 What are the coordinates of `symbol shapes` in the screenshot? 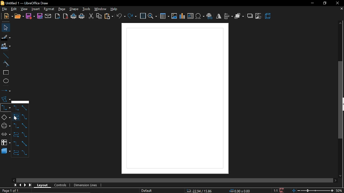 It's located at (5, 125).